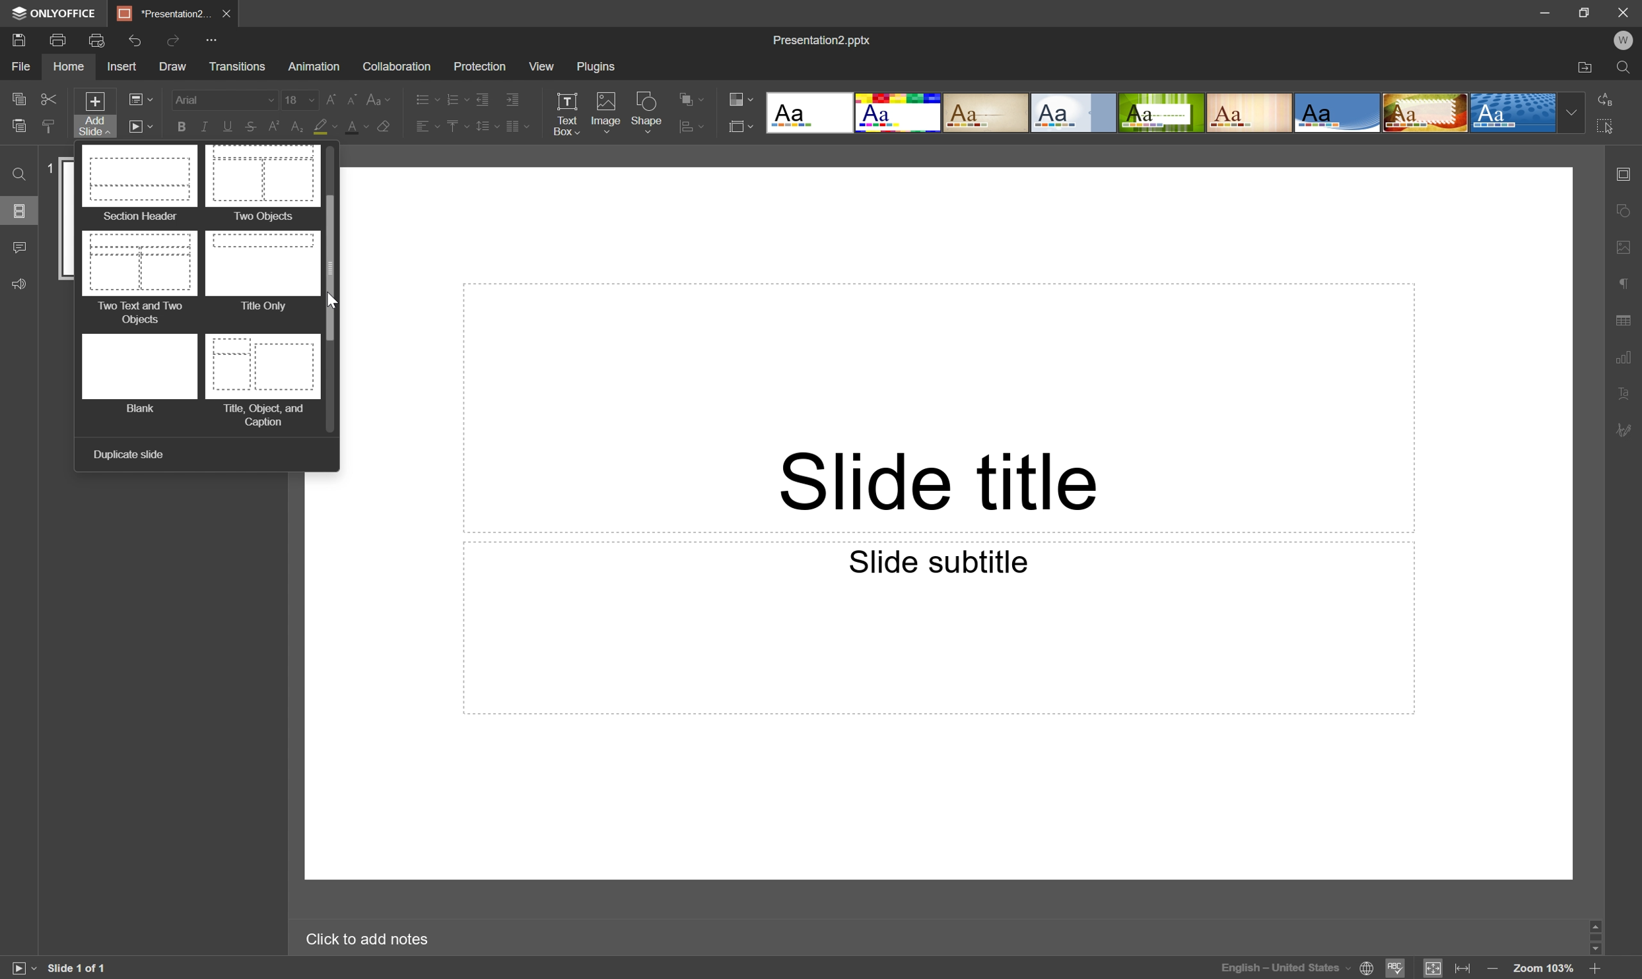  Describe the element at coordinates (1434, 967) in the screenshot. I see `Fit to slide` at that location.